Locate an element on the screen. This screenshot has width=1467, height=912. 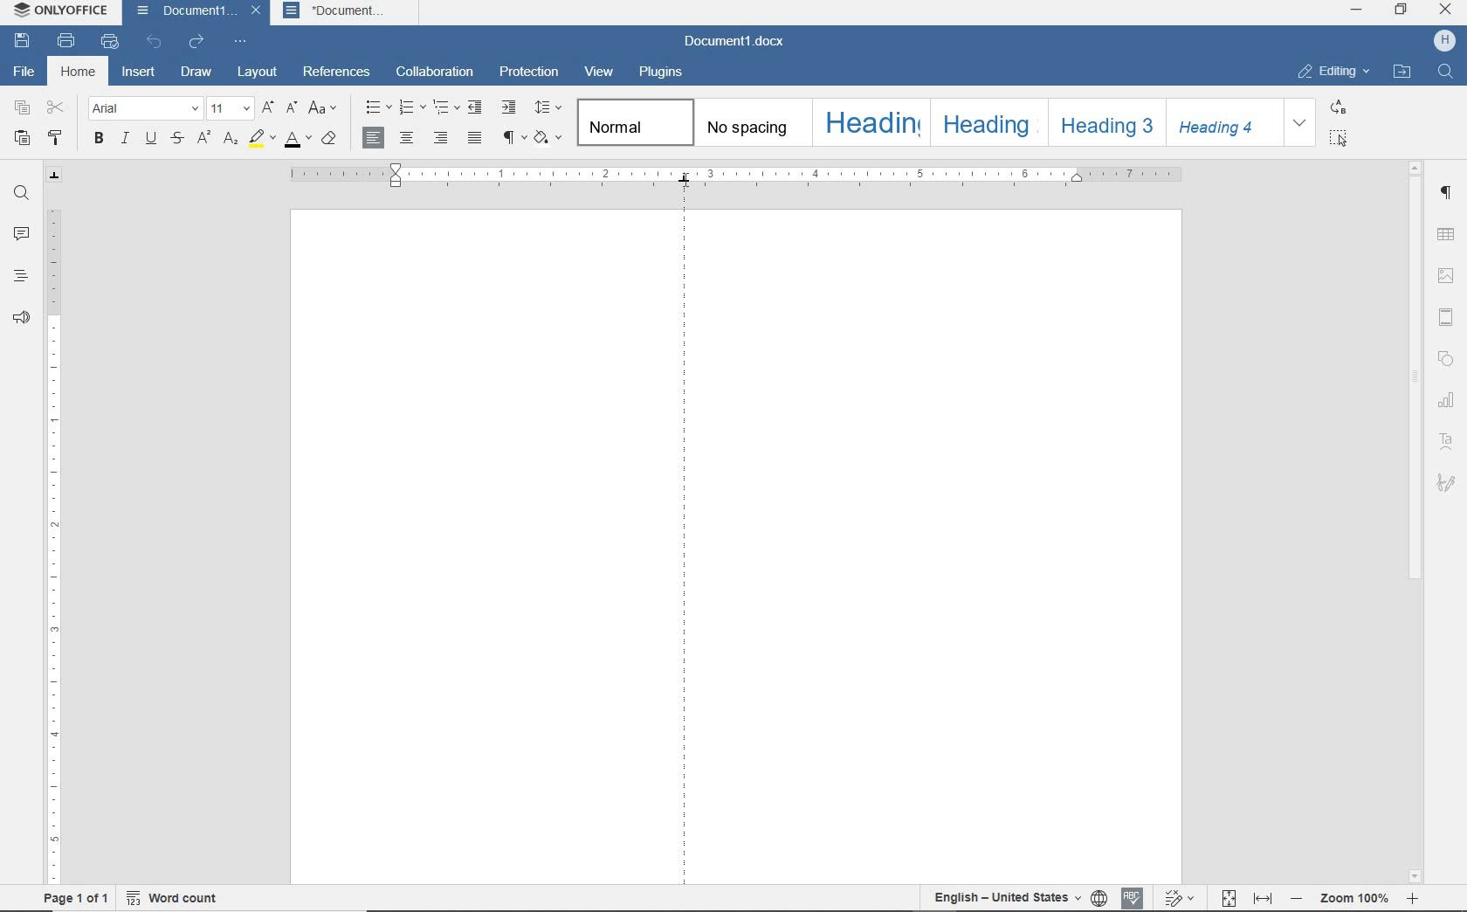
IMAGE is located at coordinates (1446, 276).